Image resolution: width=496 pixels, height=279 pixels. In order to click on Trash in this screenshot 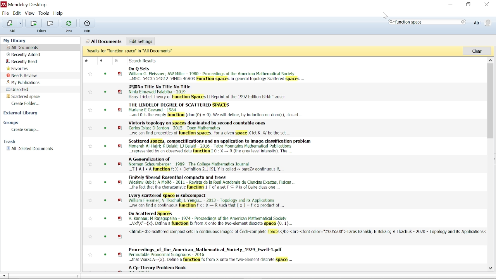, I will do `click(14, 141)`.